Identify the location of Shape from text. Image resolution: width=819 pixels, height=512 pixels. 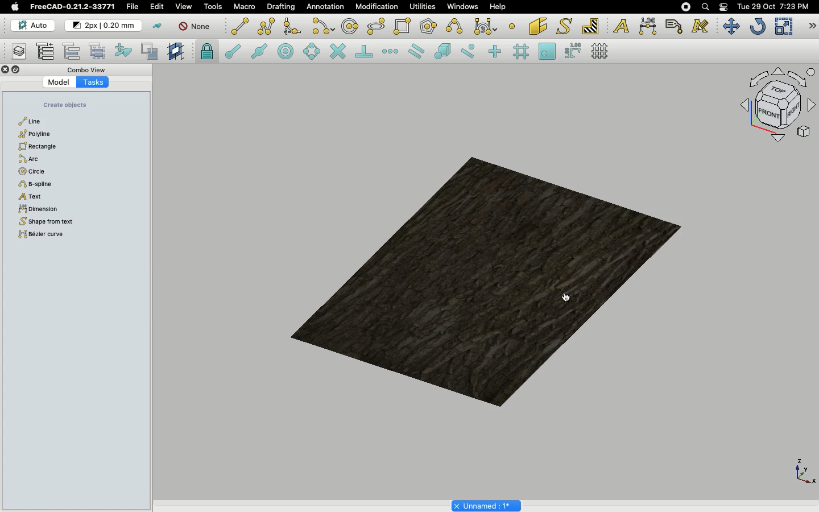
(47, 220).